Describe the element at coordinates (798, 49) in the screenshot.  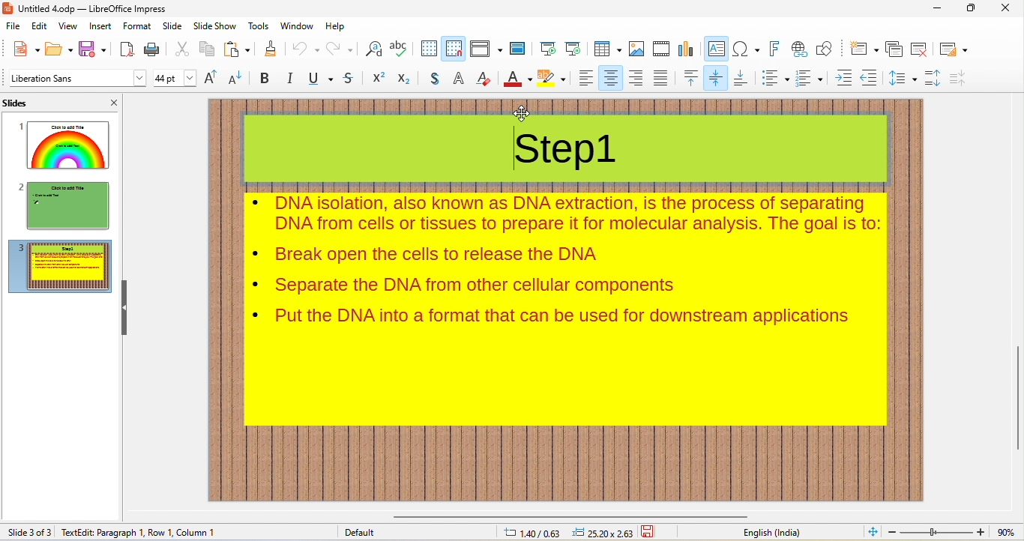
I see `hyperlink` at that location.